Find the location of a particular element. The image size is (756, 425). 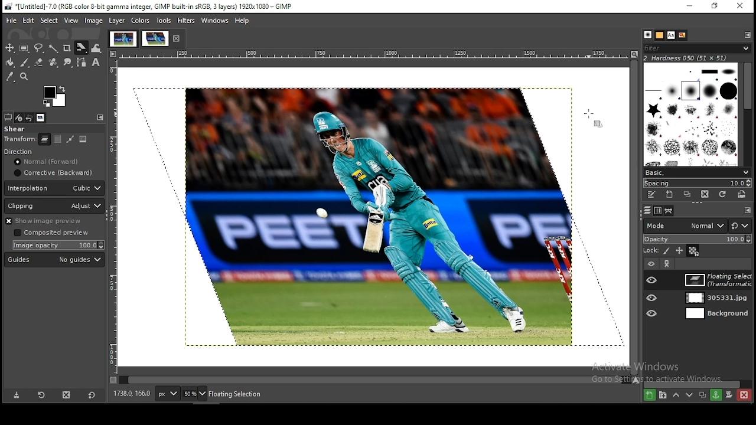

configure this tab is located at coordinates (748, 35).